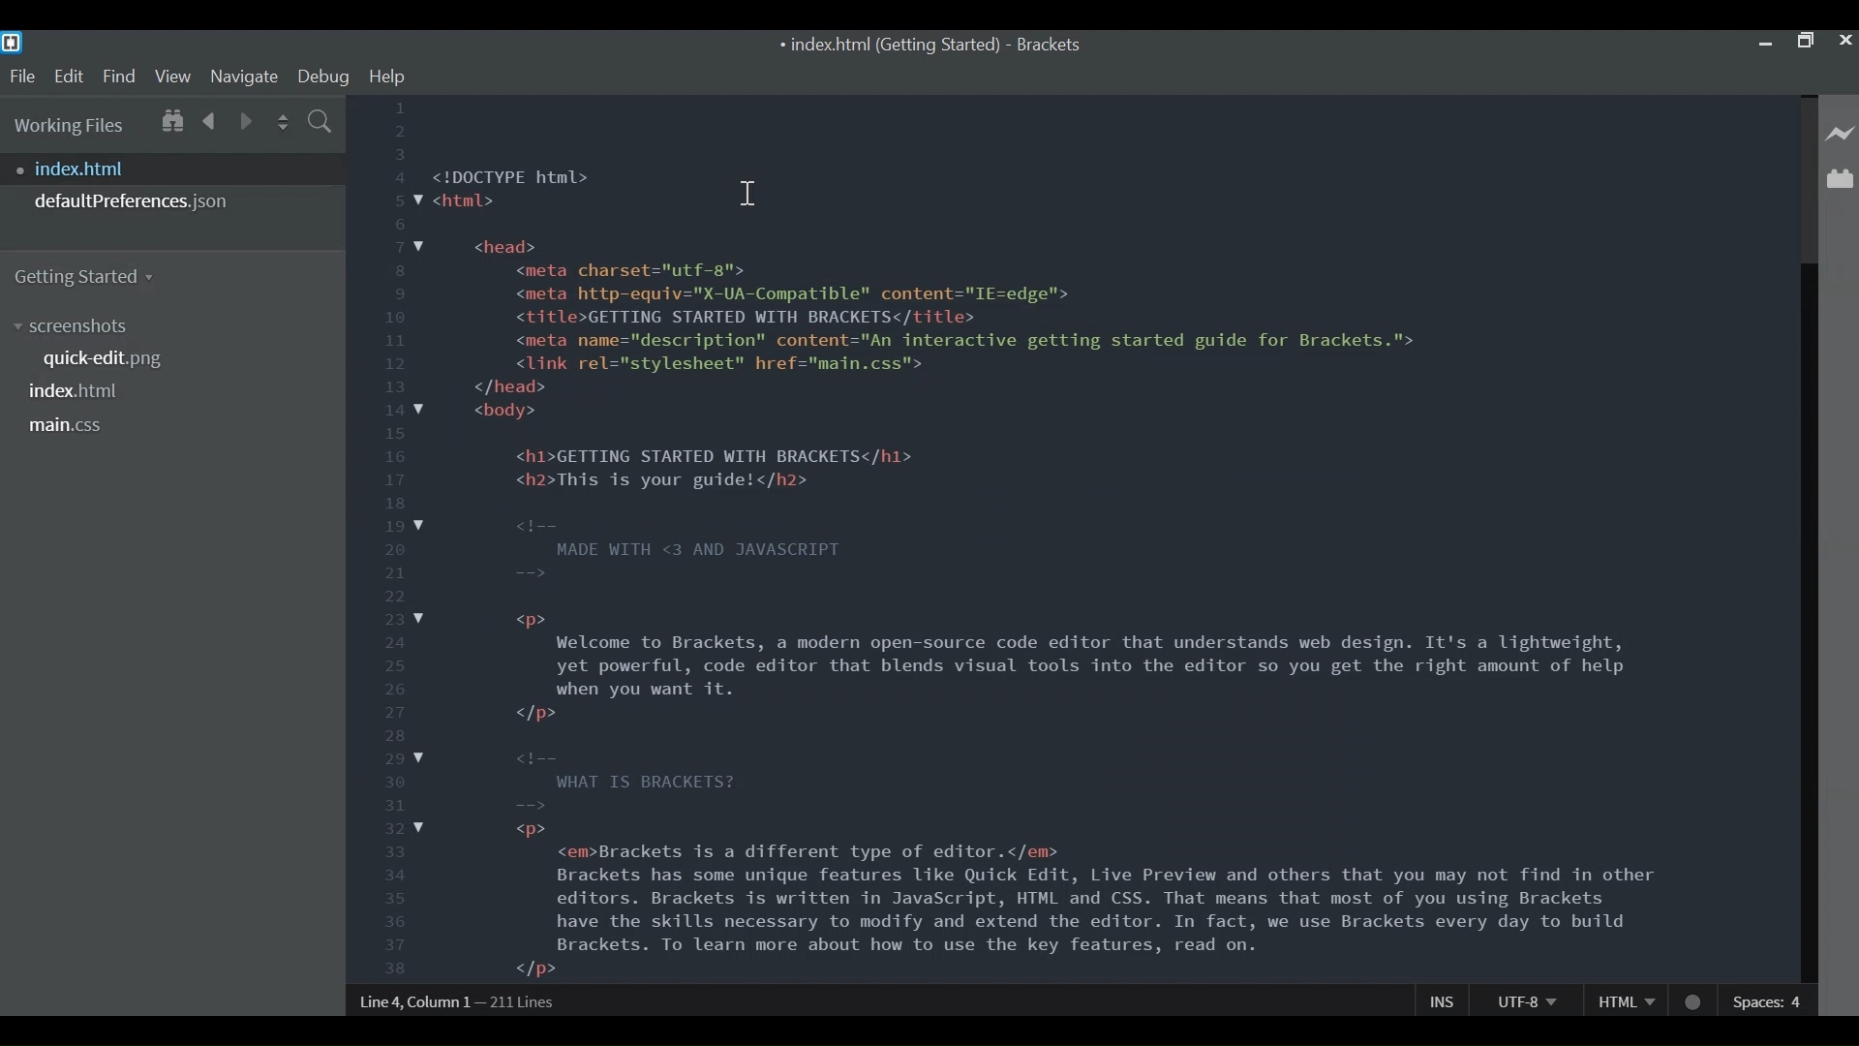  Describe the element at coordinates (1626, 1000) in the screenshot. I see `HTML` at that location.